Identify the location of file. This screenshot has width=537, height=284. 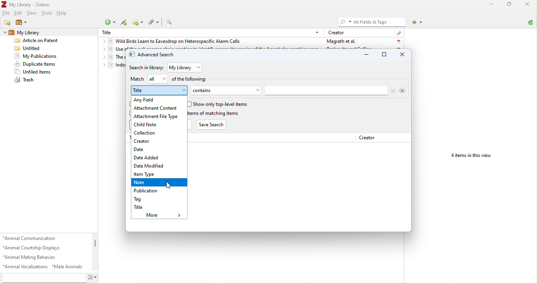
(6, 13).